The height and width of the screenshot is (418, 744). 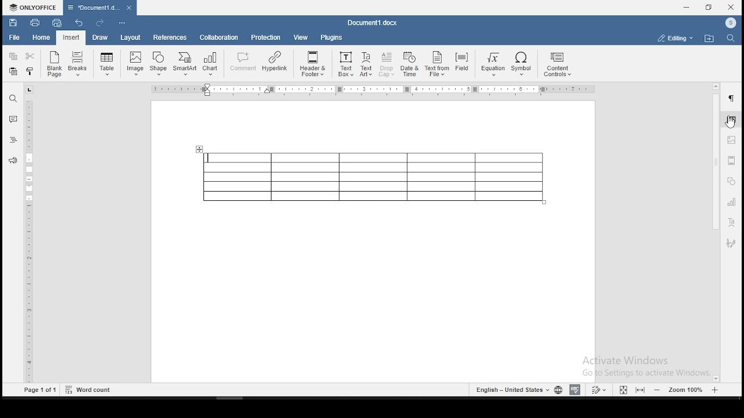 I want to click on Field, so click(x=462, y=63).